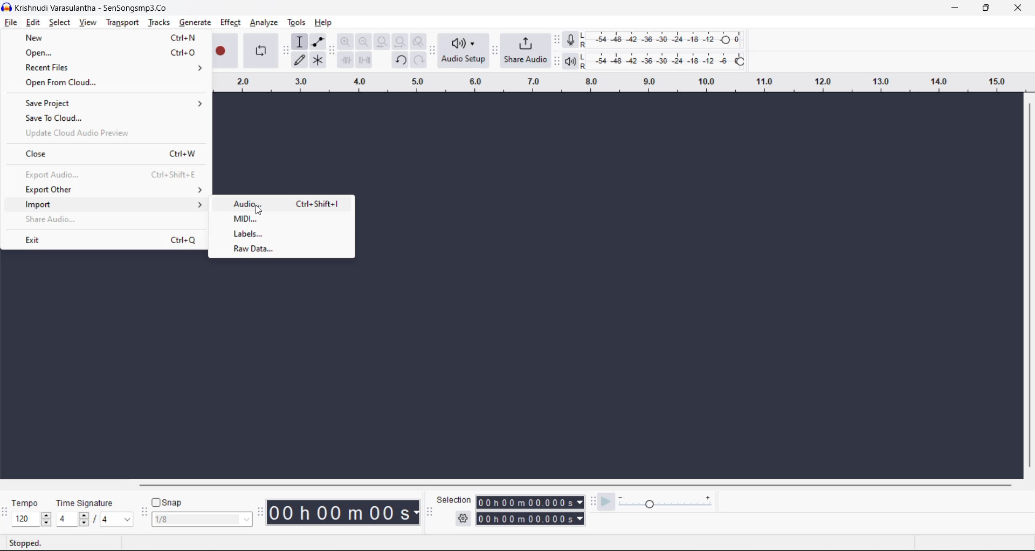 The width and height of the screenshot is (1035, 551). What do you see at coordinates (669, 39) in the screenshot?
I see `recording level` at bounding box center [669, 39].